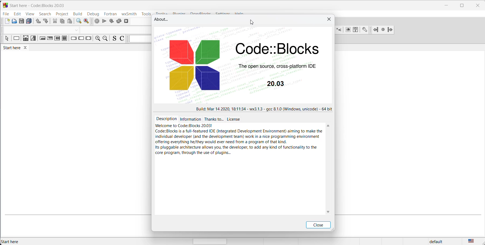 The image size is (485, 245). Describe the element at coordinates (25, 39) in the screenshot. I see `decision ` at that location.